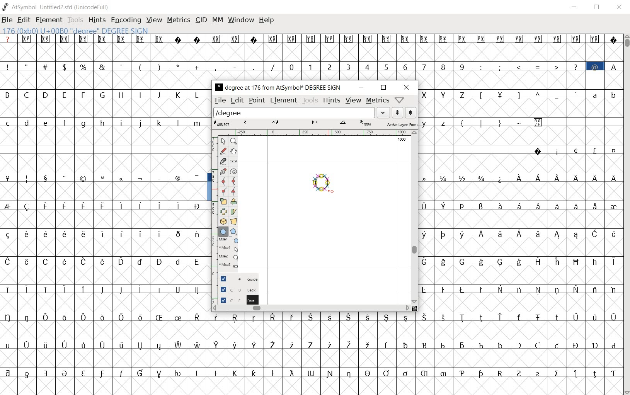 The image size is (630, 395). I want to click on AtSymbol Untitled2.sfd (UnicodeFull), so click(57, 7).